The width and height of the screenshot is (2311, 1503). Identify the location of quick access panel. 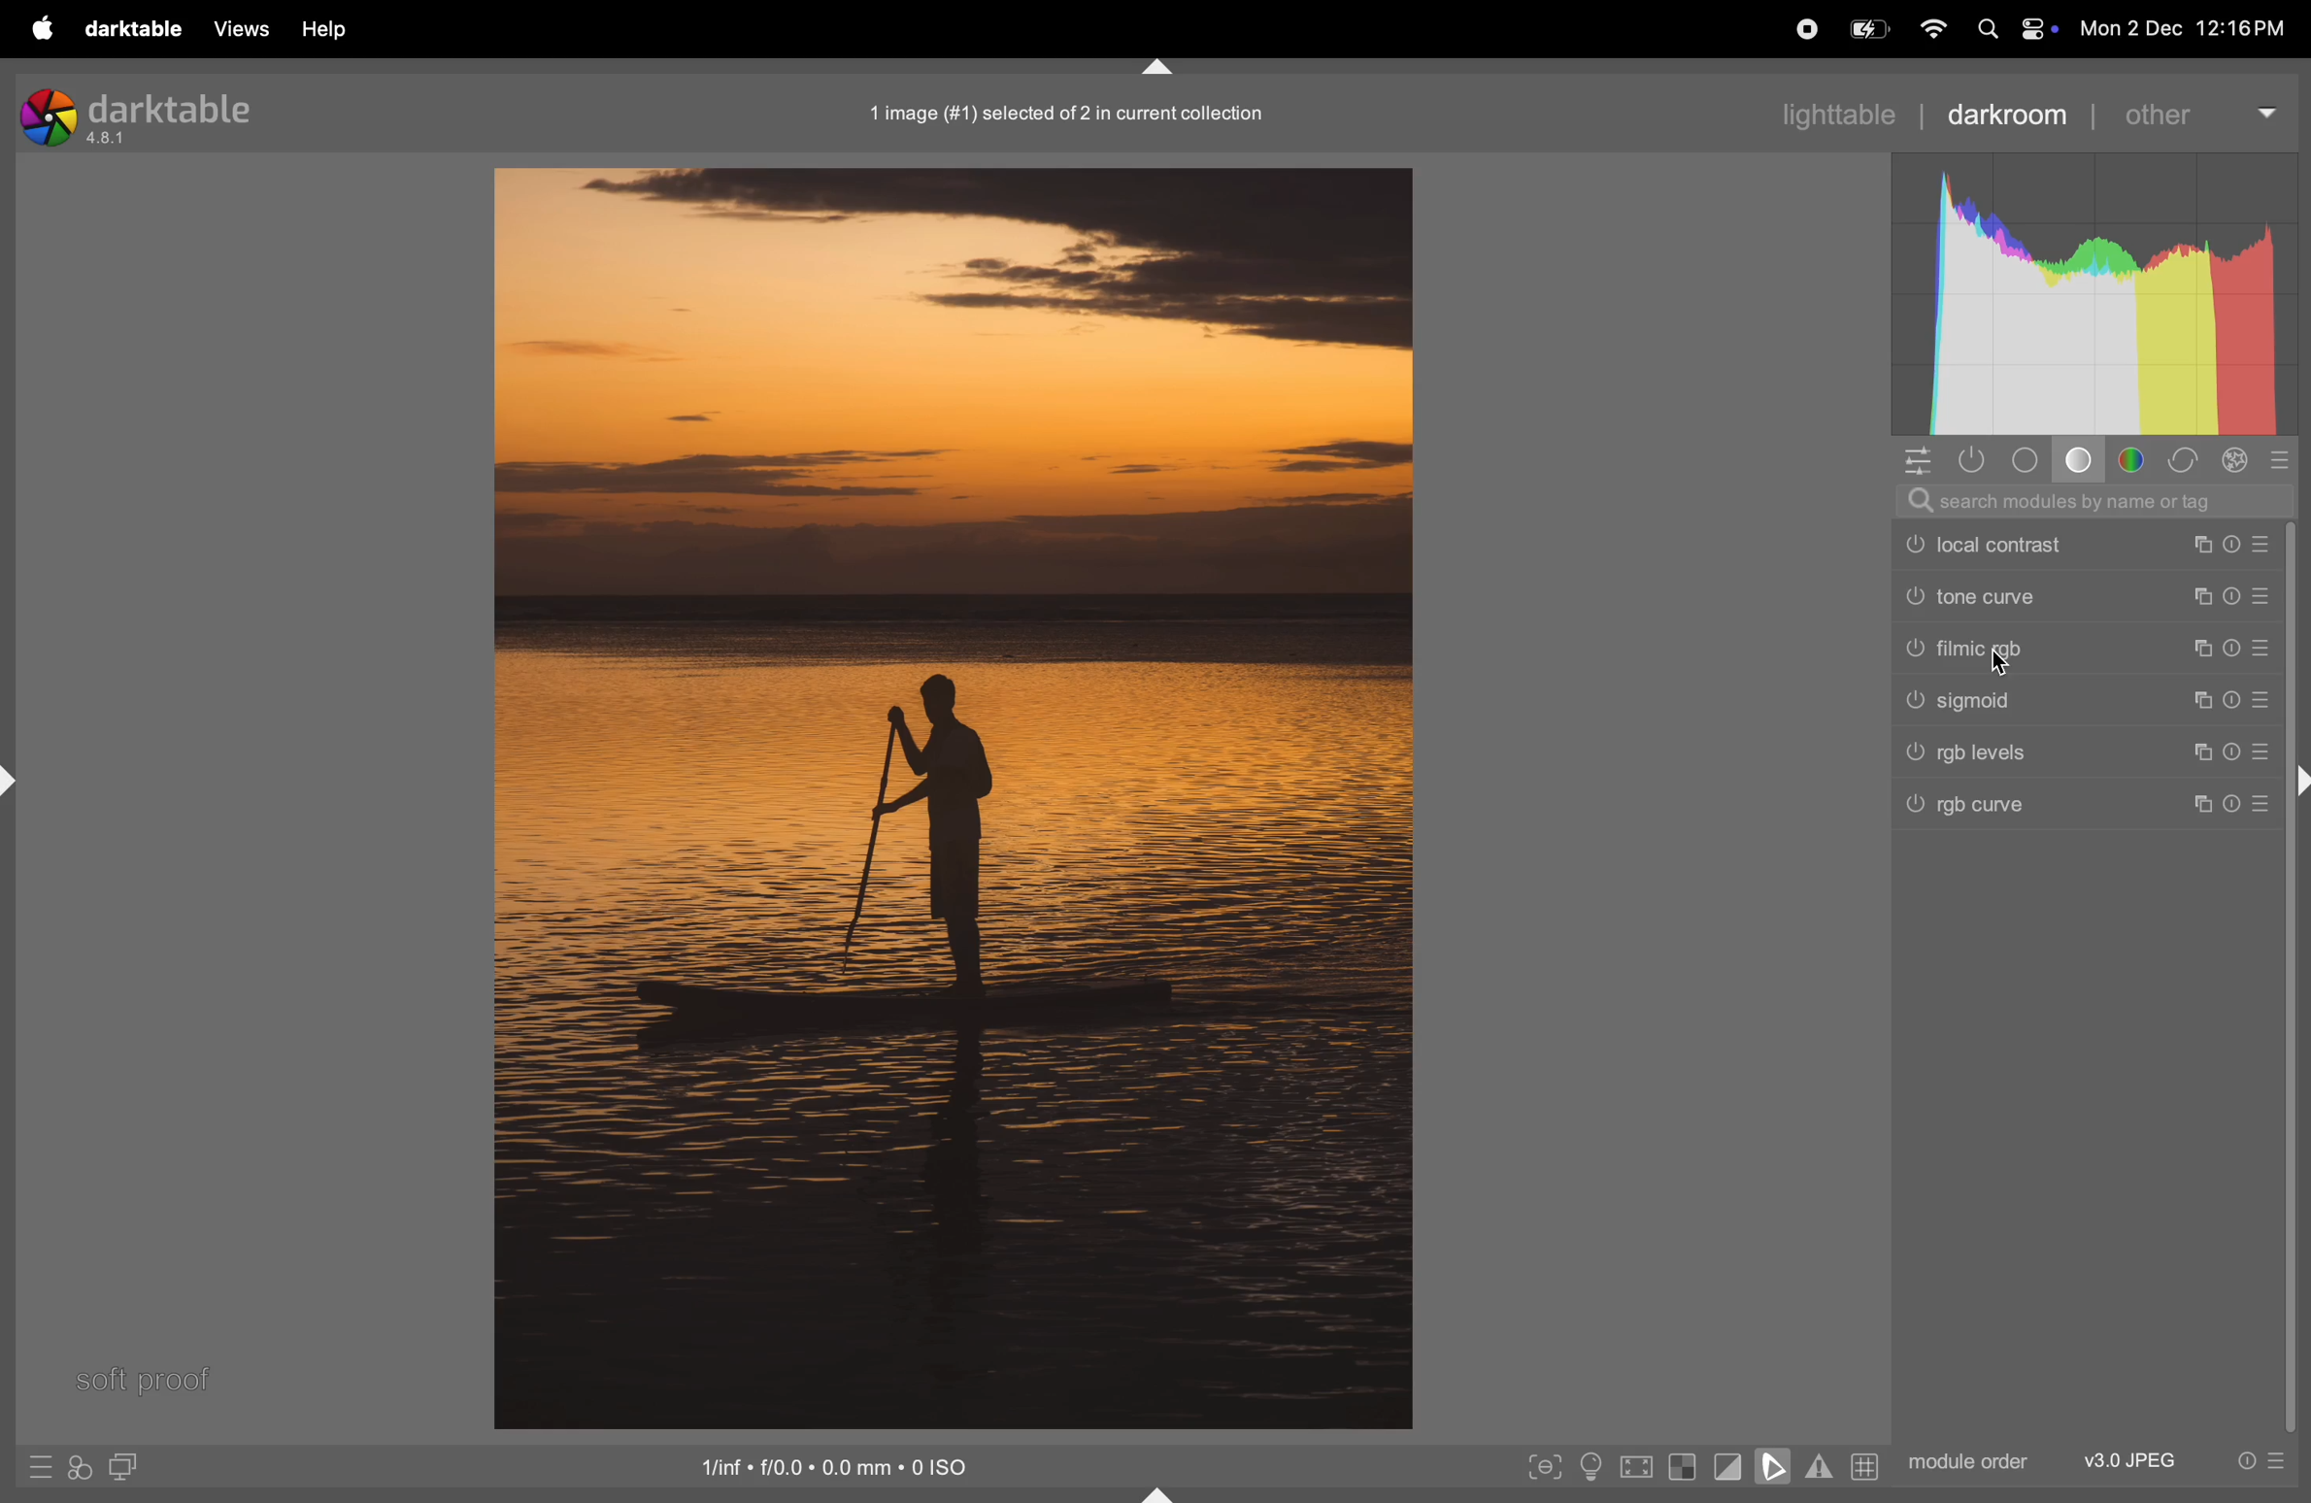
(1914, 459).